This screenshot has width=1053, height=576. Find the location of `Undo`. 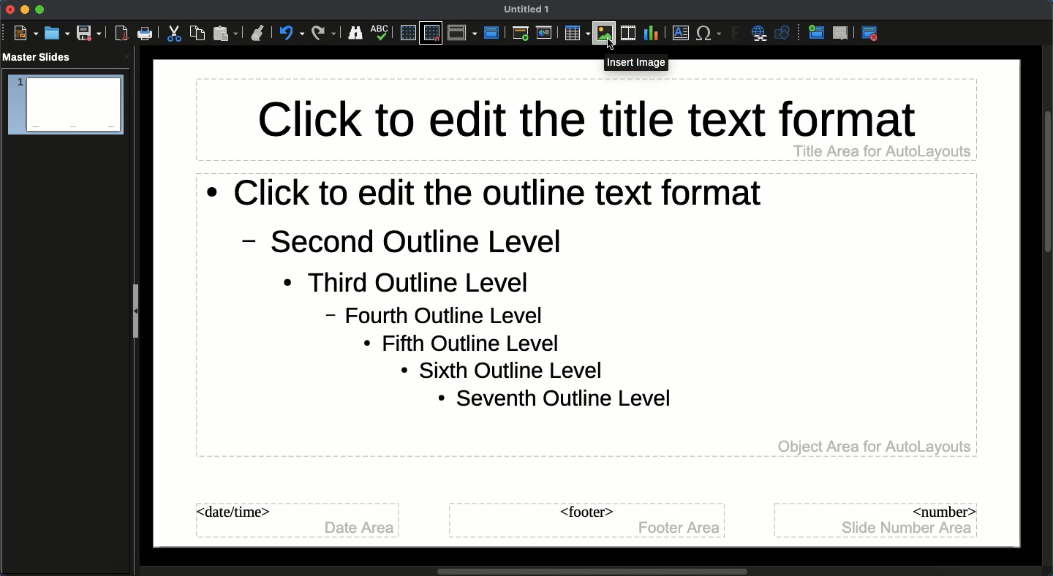

Undo is located at coordinates (292, 33).